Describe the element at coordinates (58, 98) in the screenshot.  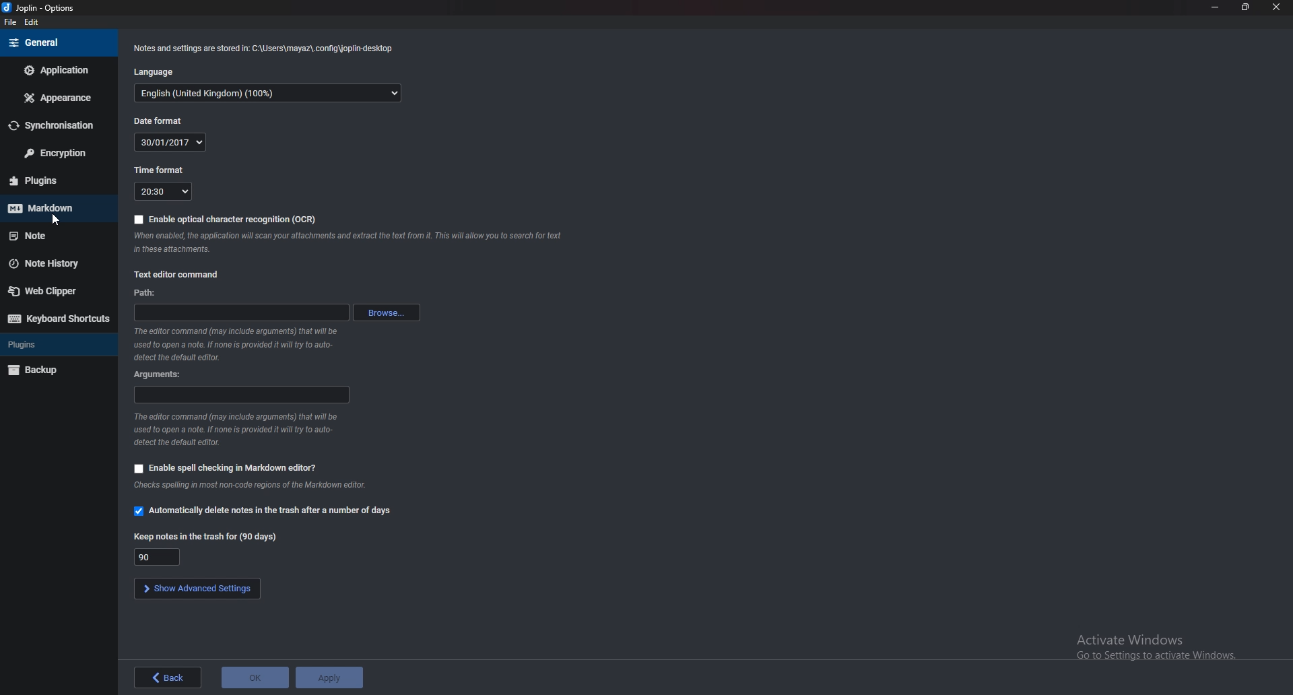
I see `appearance` at that location.